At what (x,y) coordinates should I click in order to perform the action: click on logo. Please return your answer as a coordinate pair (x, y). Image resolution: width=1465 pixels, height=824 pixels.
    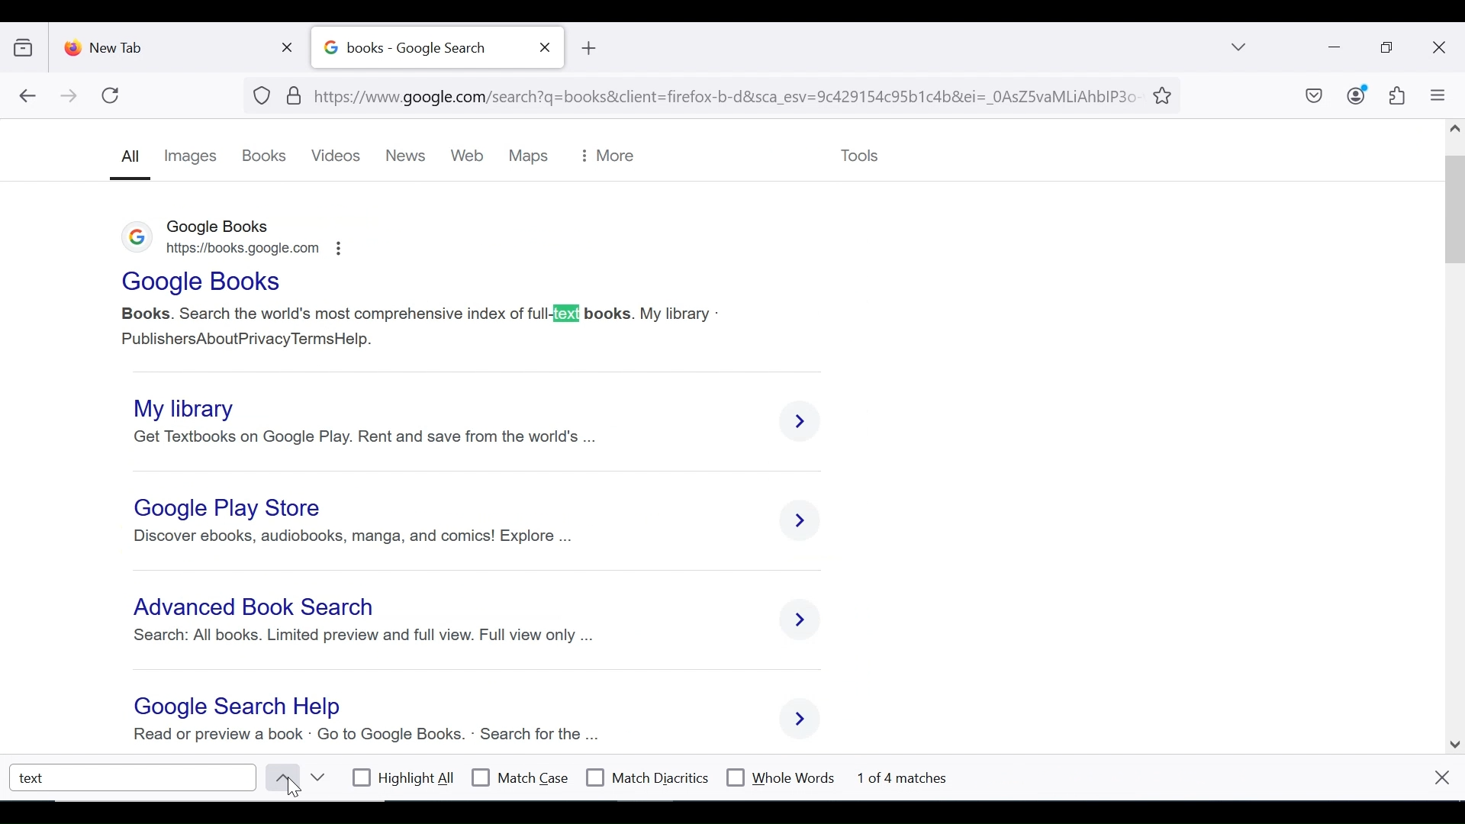
    Looking at the image, I should click on (131, 240).